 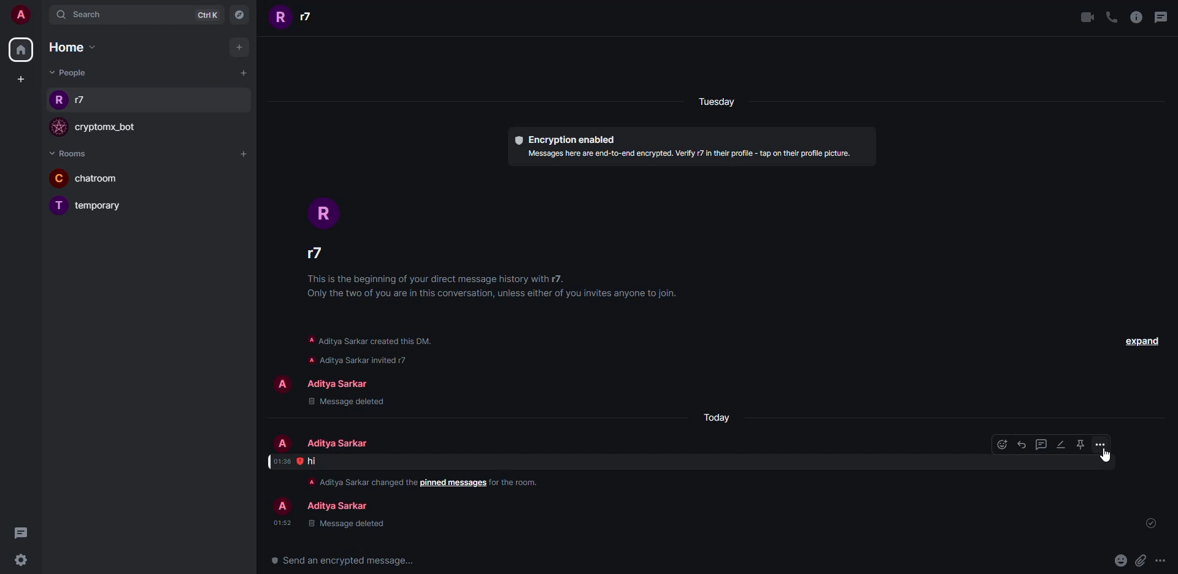 What do you see at coordinates (1111, 457) in the screenshot?
I see `cursor` at bounding box center [1111, 457].